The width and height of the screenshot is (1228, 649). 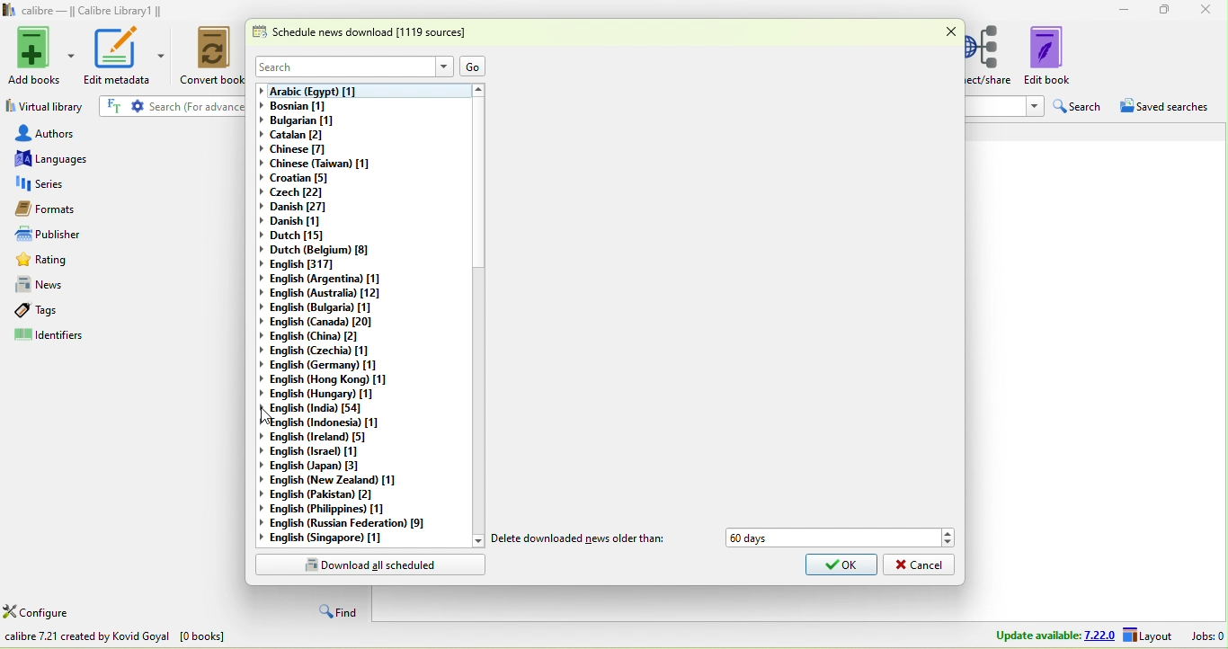 I want to click on update available 7.22.0 layout, so click(x=1048, y=636).